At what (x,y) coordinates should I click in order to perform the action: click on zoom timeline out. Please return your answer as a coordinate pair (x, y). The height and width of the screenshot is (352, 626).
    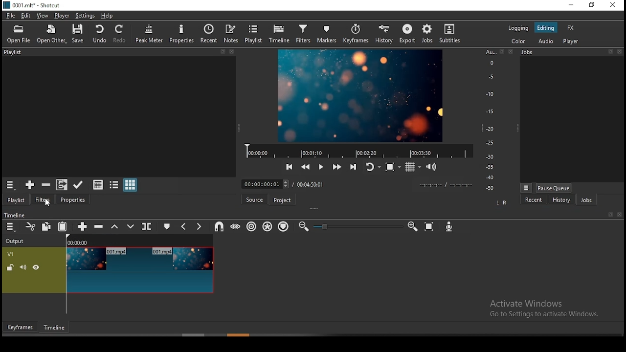
    Looking at the image, I should click on (303, 227).